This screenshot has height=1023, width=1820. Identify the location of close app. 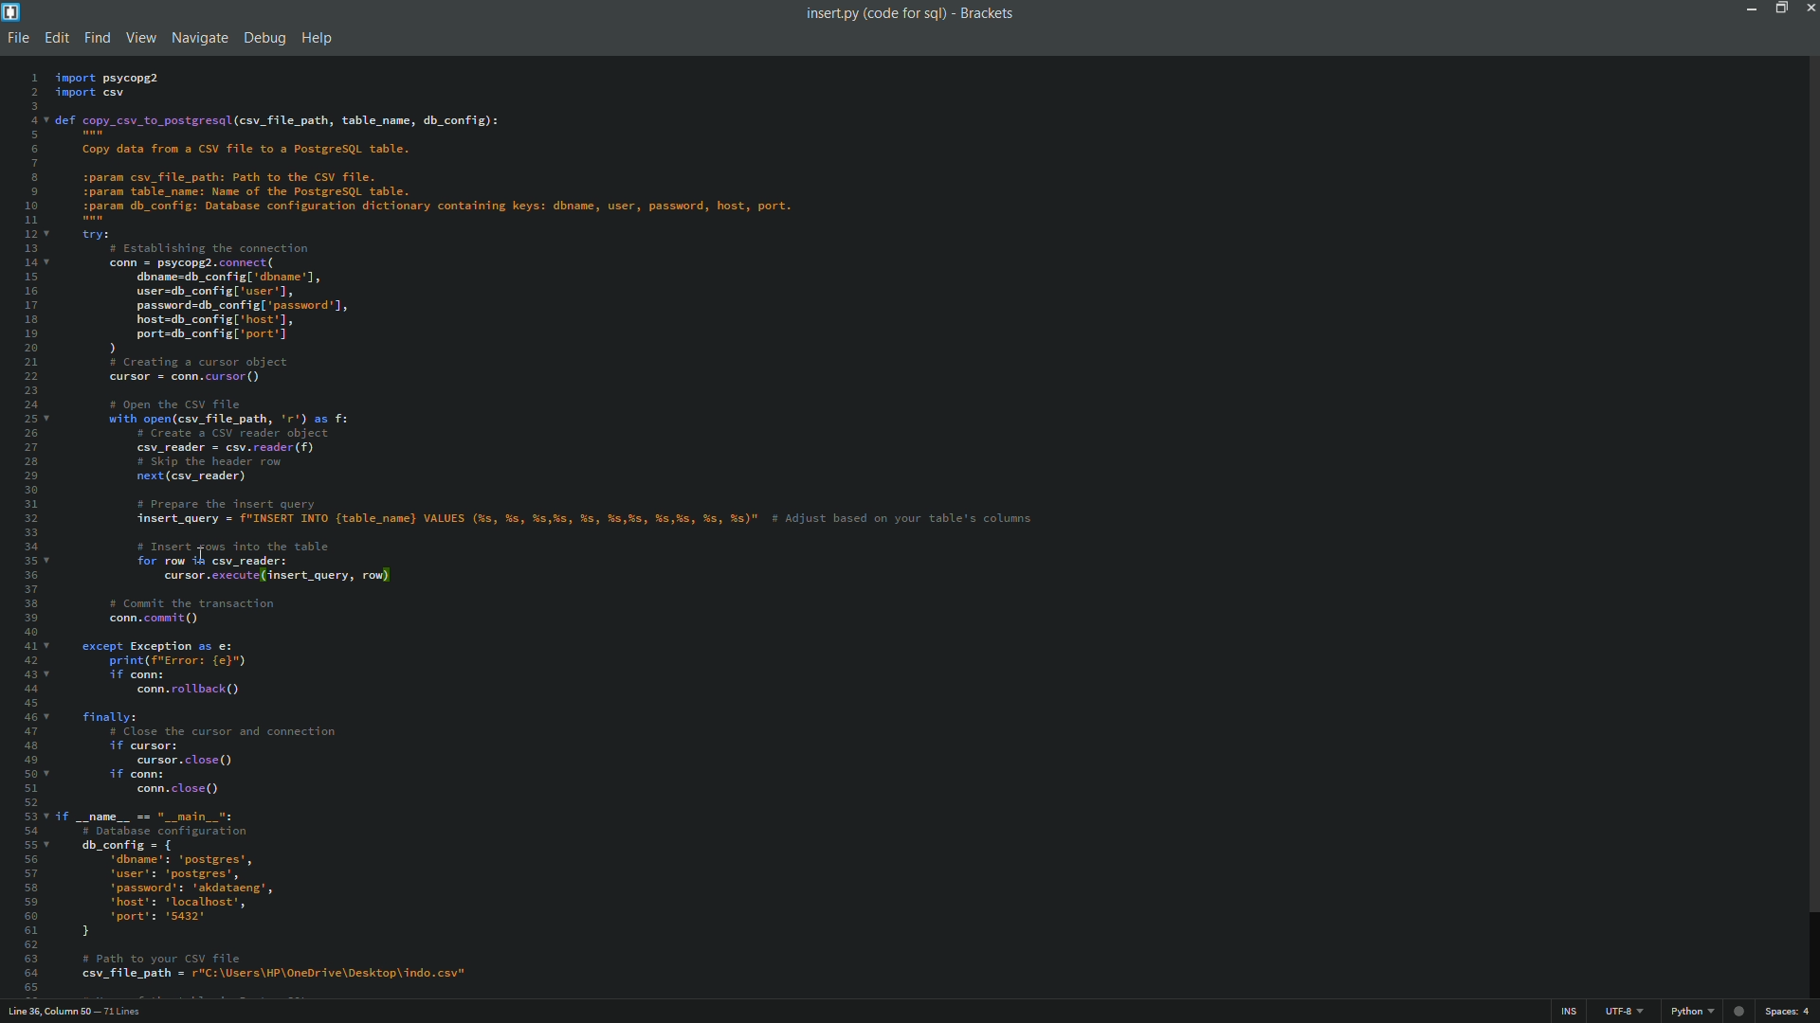
(1809, 8).